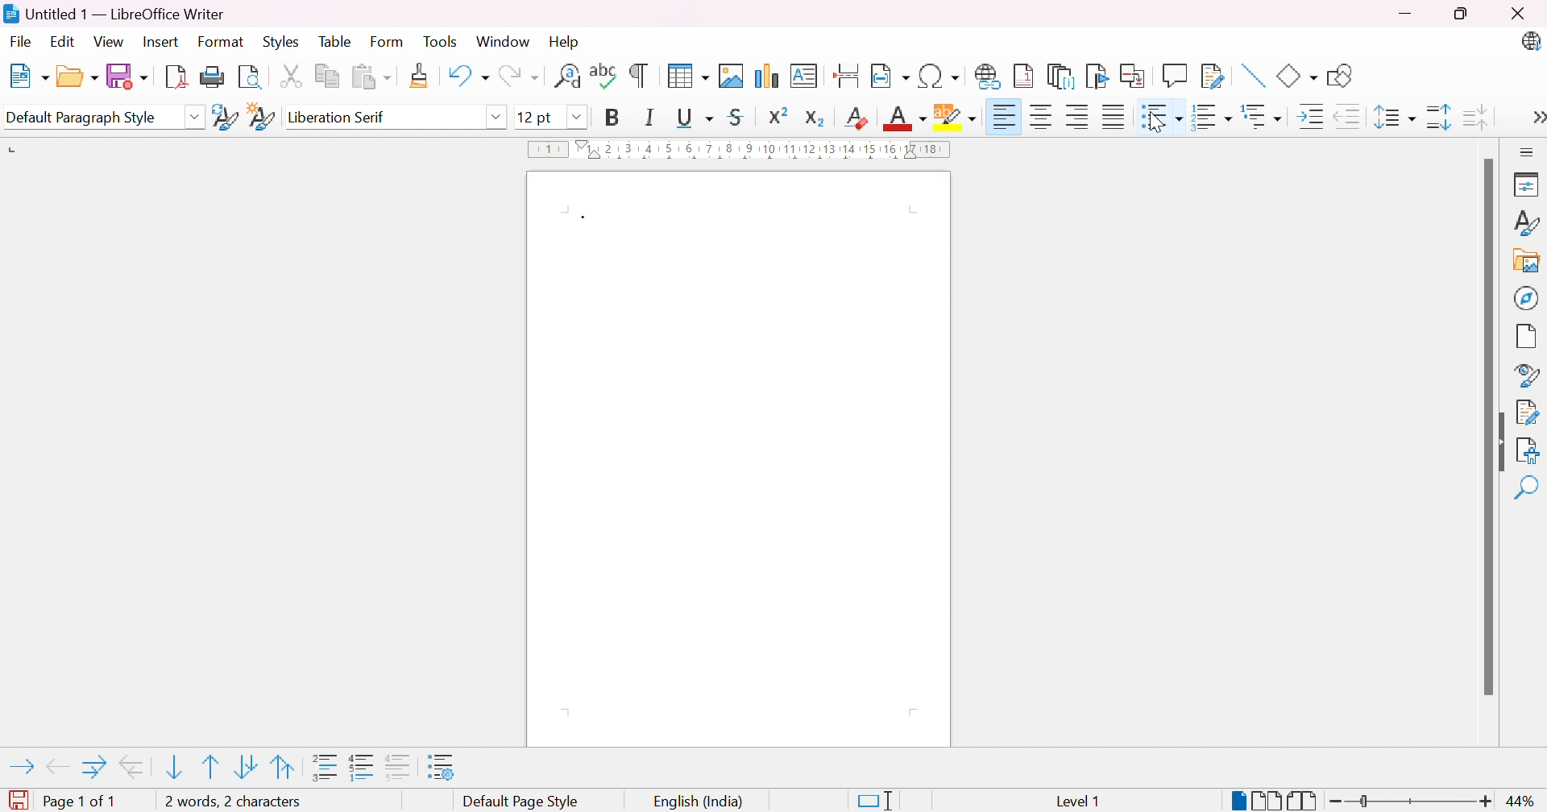  I want to click on Paste, so click(370, 76).